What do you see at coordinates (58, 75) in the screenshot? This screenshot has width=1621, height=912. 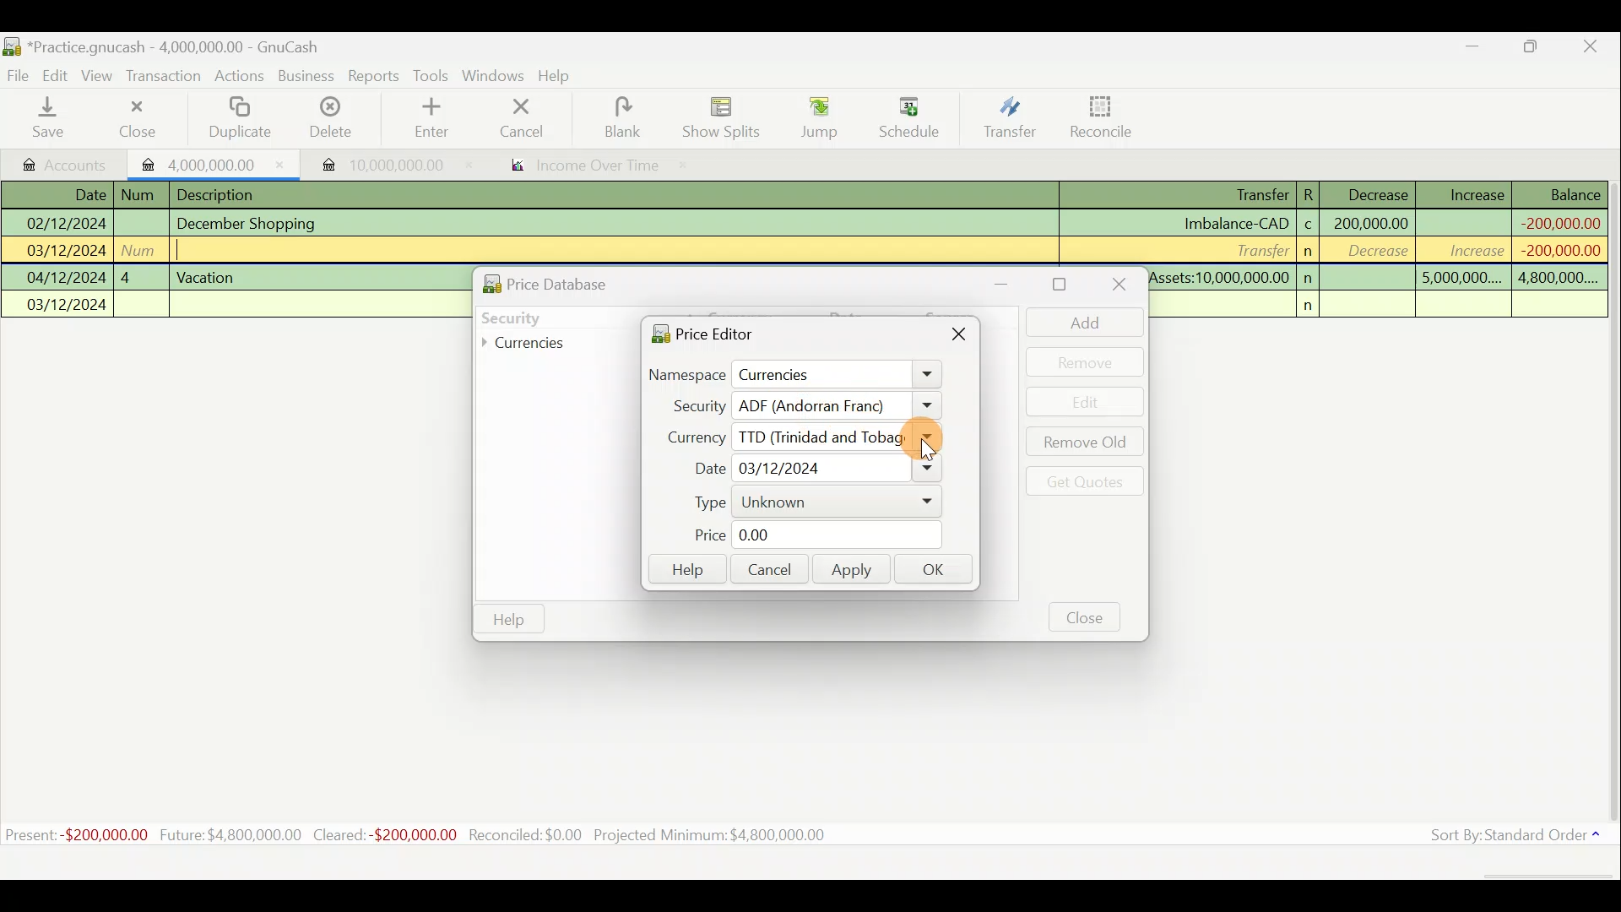 I see `Edit` at bounding box center [58, 75].